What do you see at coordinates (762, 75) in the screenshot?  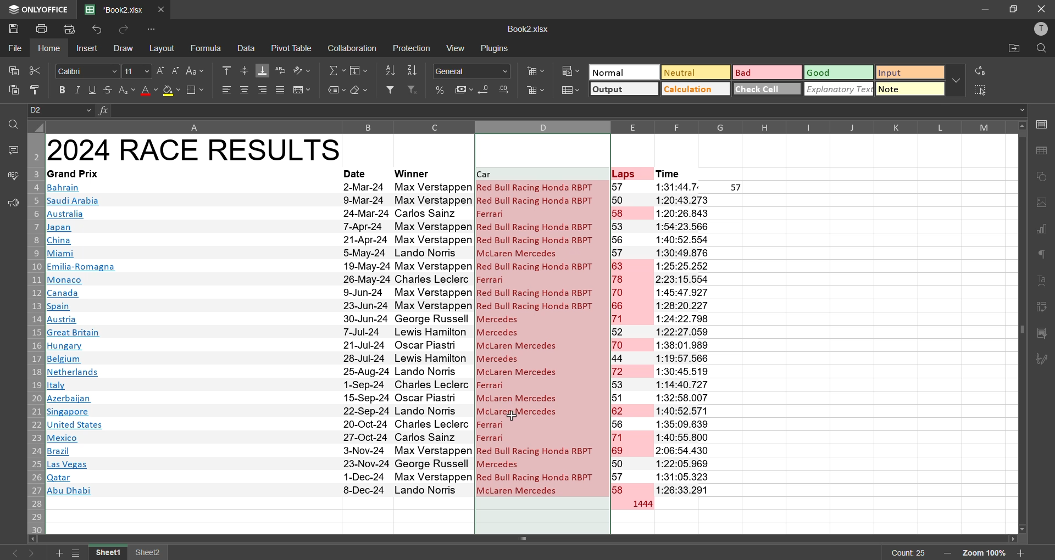 I see `bad` at bounding box center [762, 75].